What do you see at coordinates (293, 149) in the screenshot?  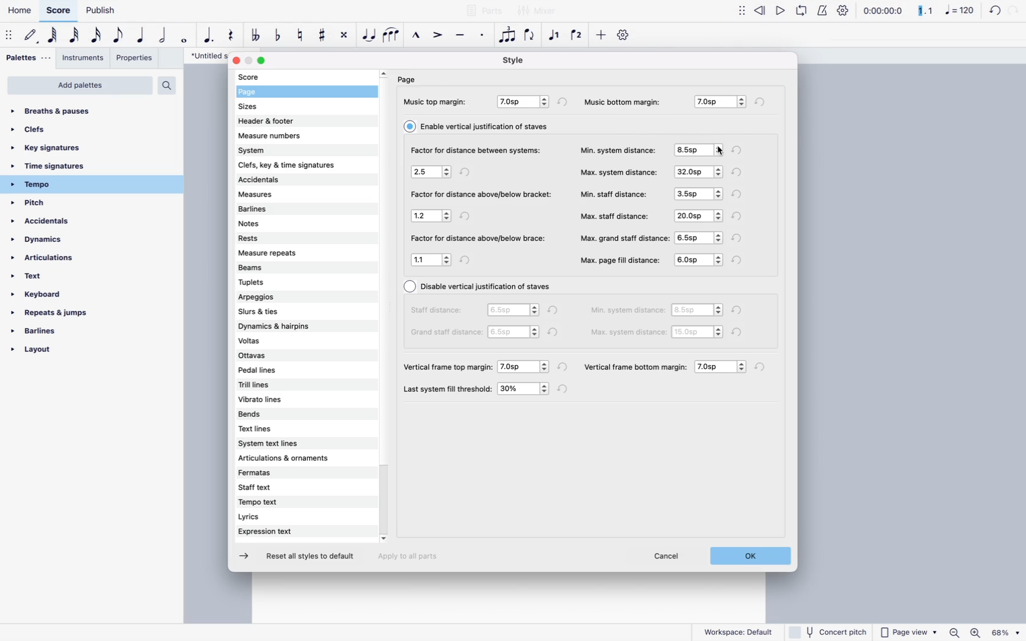 I see `system` at bounding box center [293, 149].